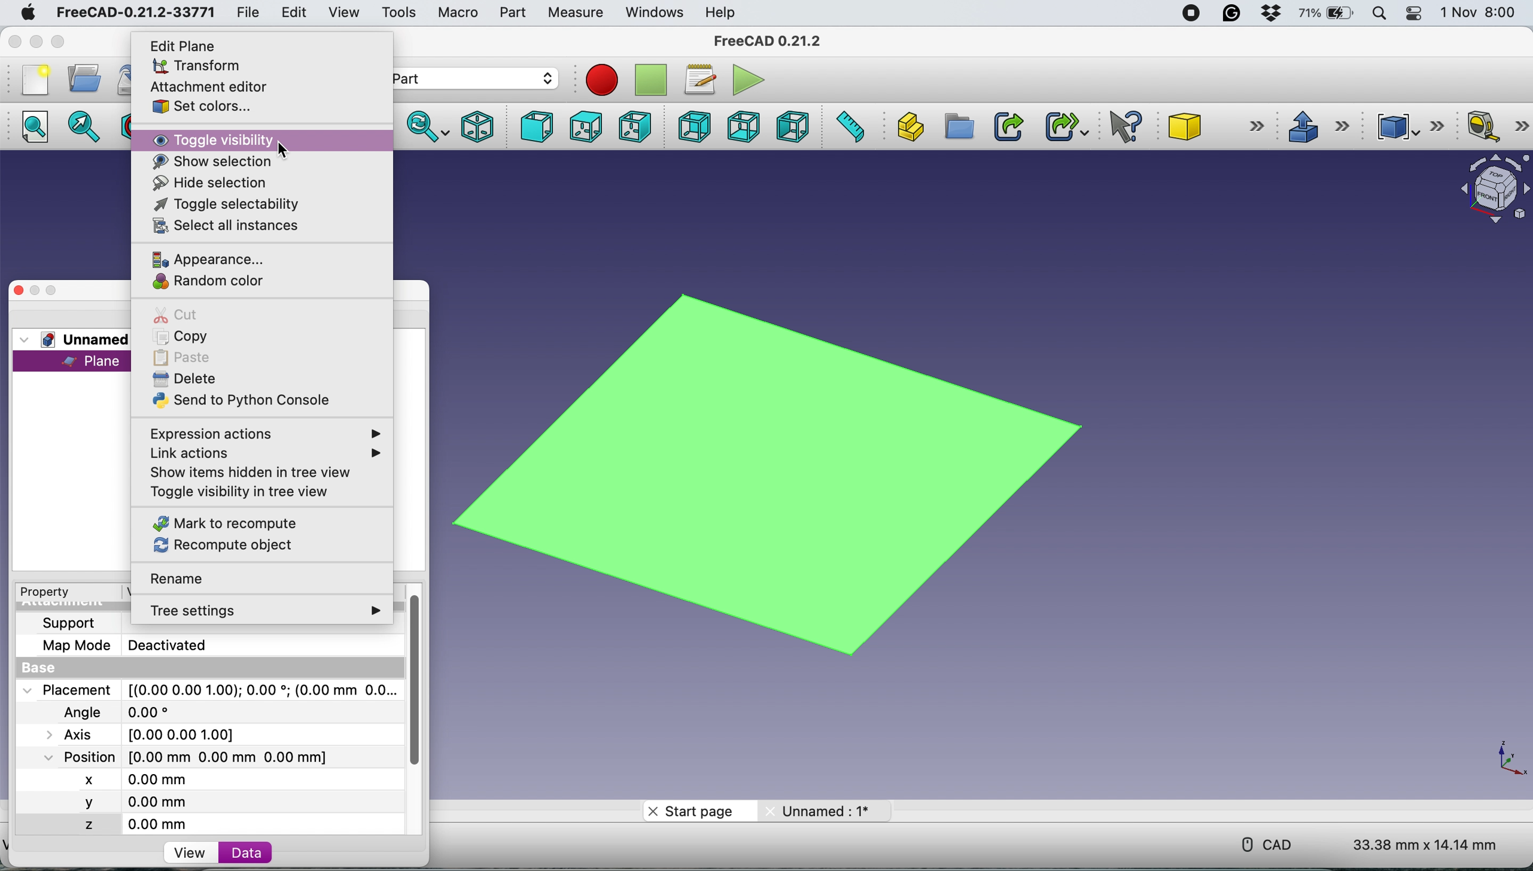 The height and width of the screenshot is (871, 1533). Describe the element at coordinates (178, 357) in the screenshot. I see `paste` at that location.